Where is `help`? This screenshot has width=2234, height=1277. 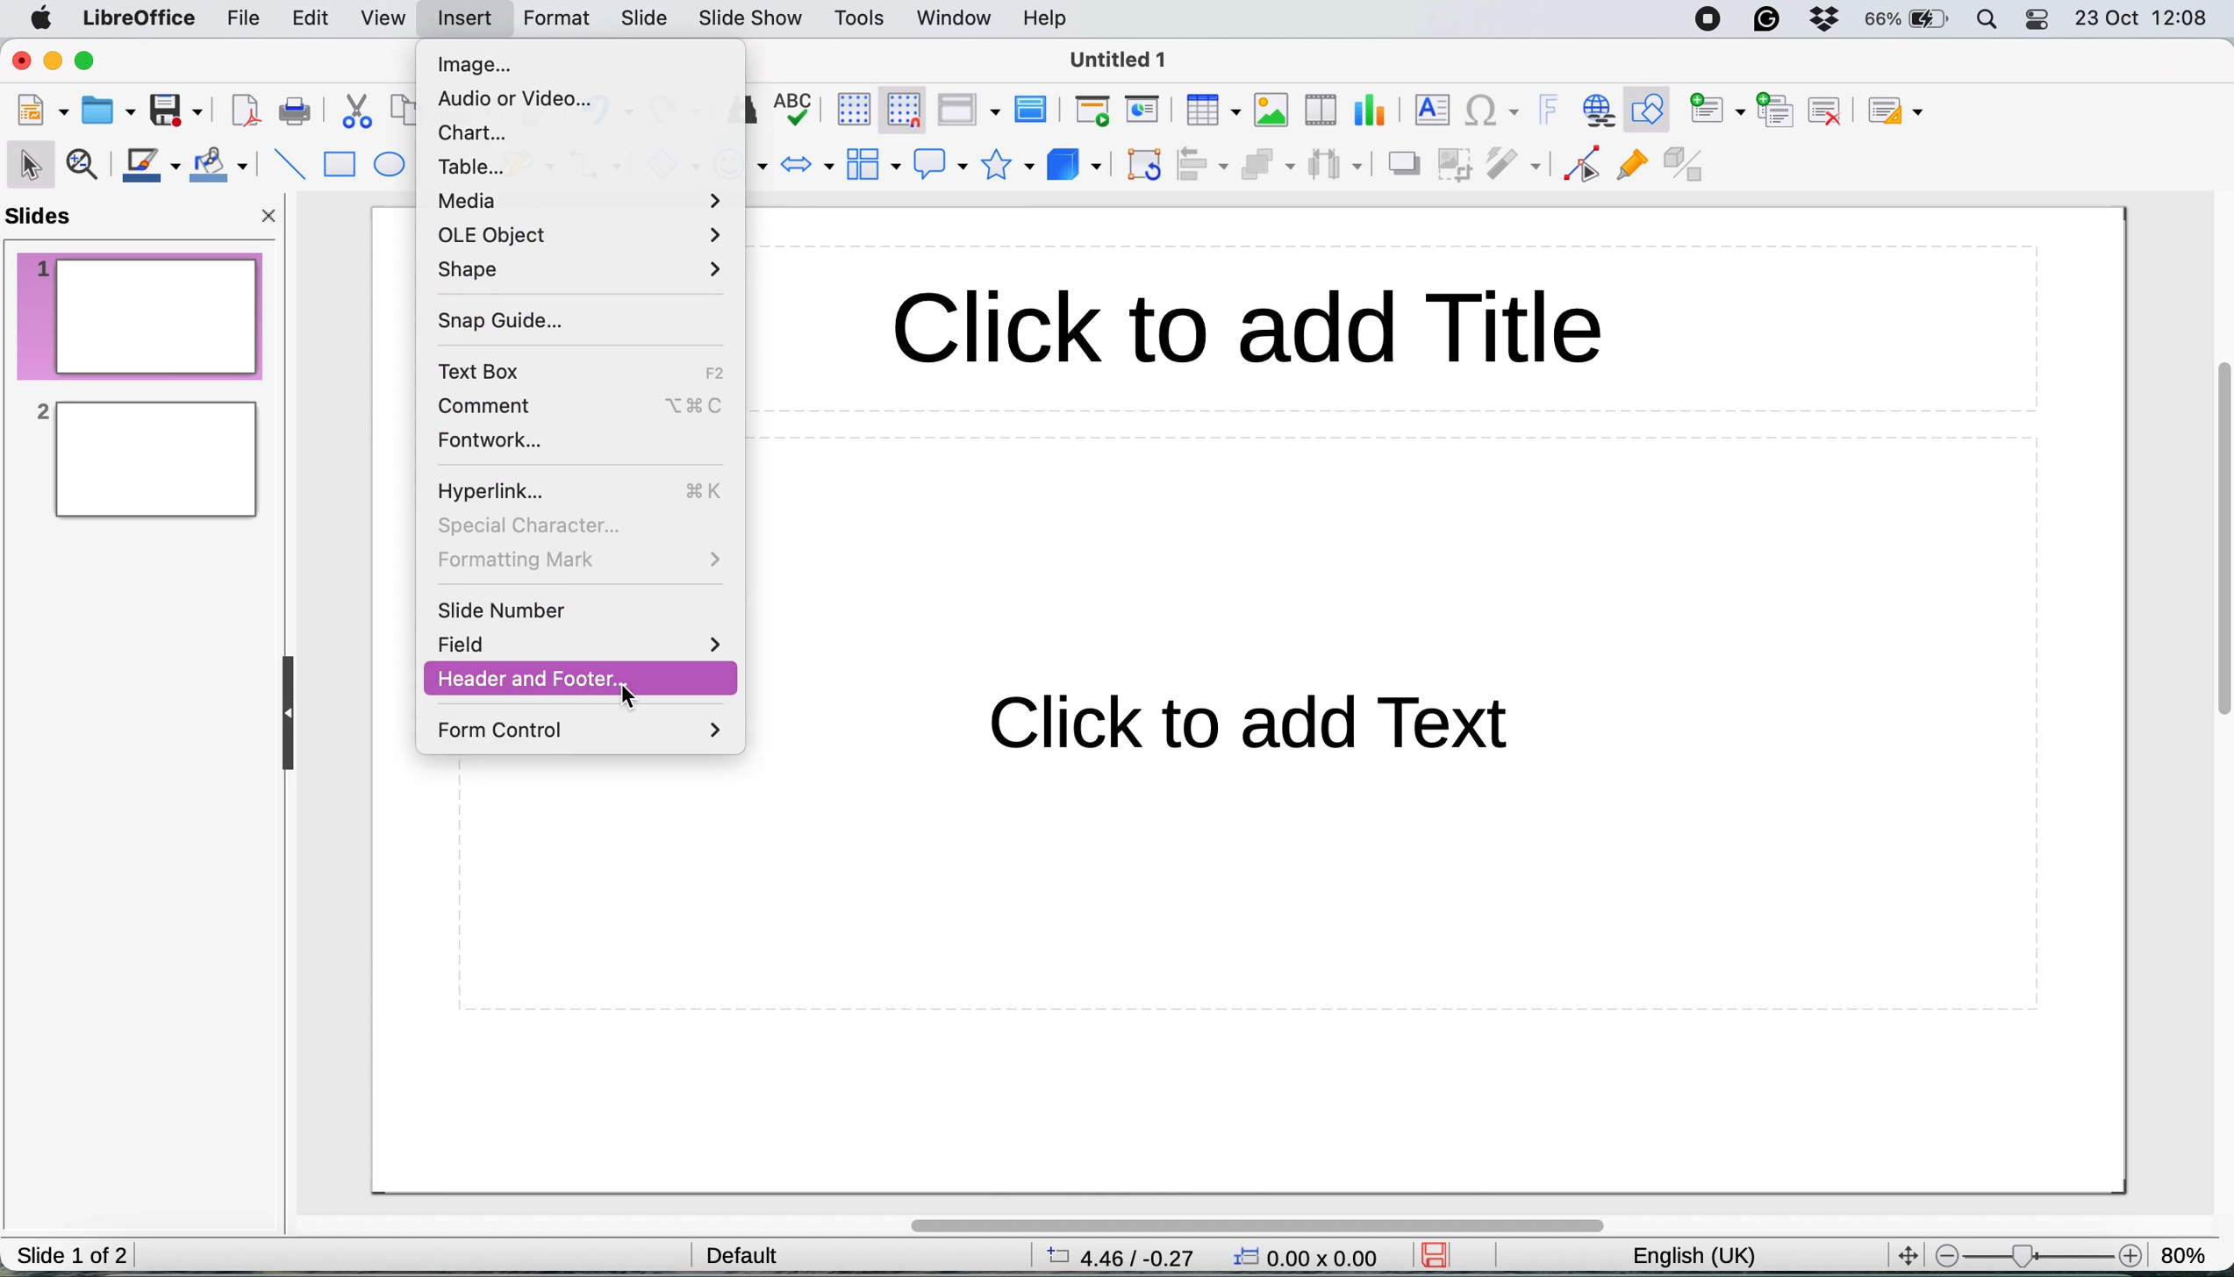 help is located at coordinates (1049, 18).